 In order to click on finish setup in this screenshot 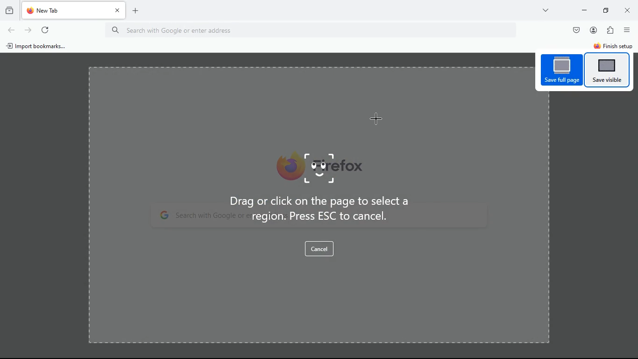, I will do `click(614, 46)`.